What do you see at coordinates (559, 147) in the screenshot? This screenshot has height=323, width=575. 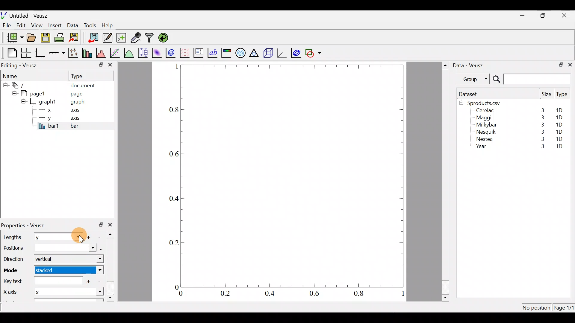 I see `1D` at bounding box center [559, 147].